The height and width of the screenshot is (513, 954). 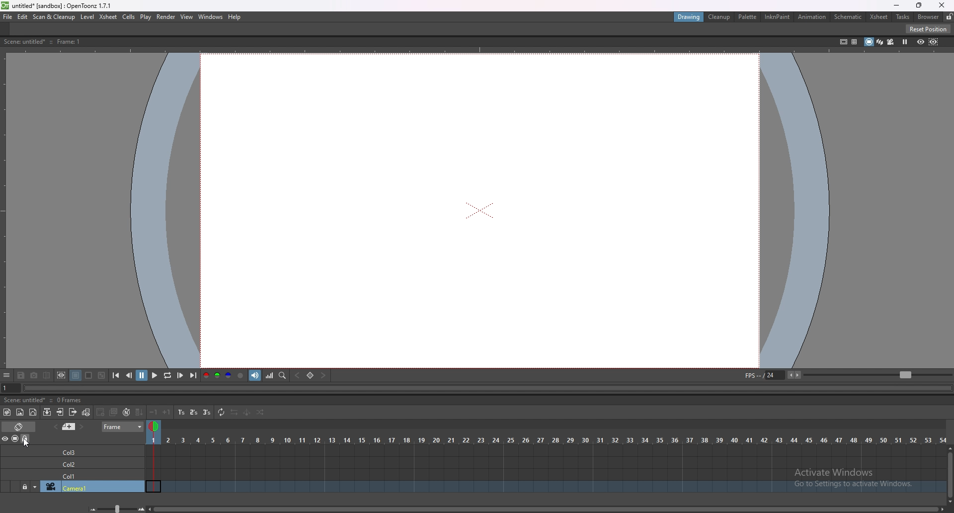 I want to click on compare to snapshot, so click(x=48, y=375).